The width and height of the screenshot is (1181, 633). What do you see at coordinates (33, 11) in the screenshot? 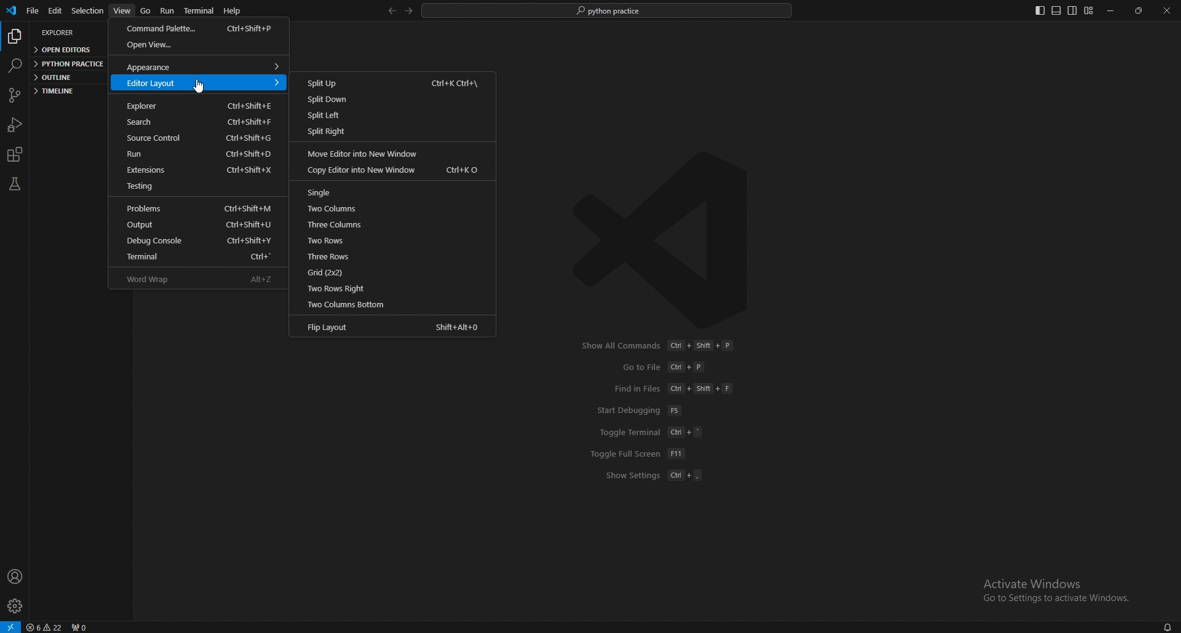
I see `file` at bounding box center [33, 11].